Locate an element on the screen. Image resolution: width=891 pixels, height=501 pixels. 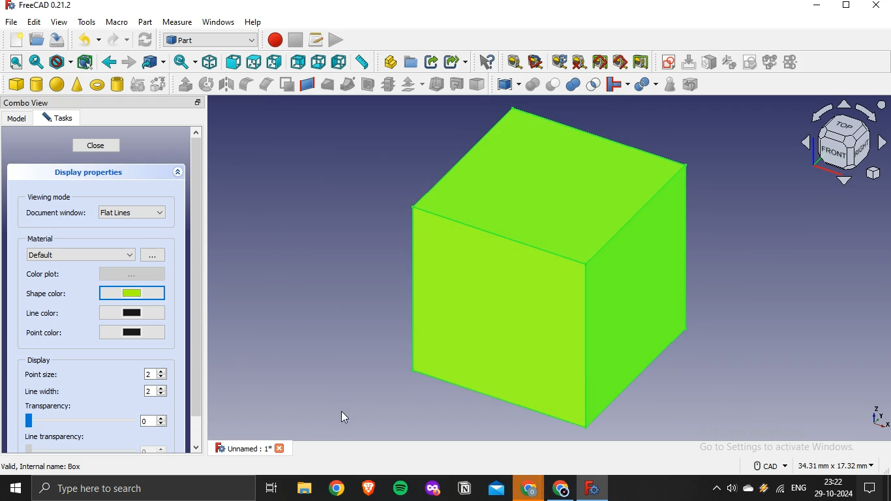
stop macro recording is located at coordinates (295, 40).